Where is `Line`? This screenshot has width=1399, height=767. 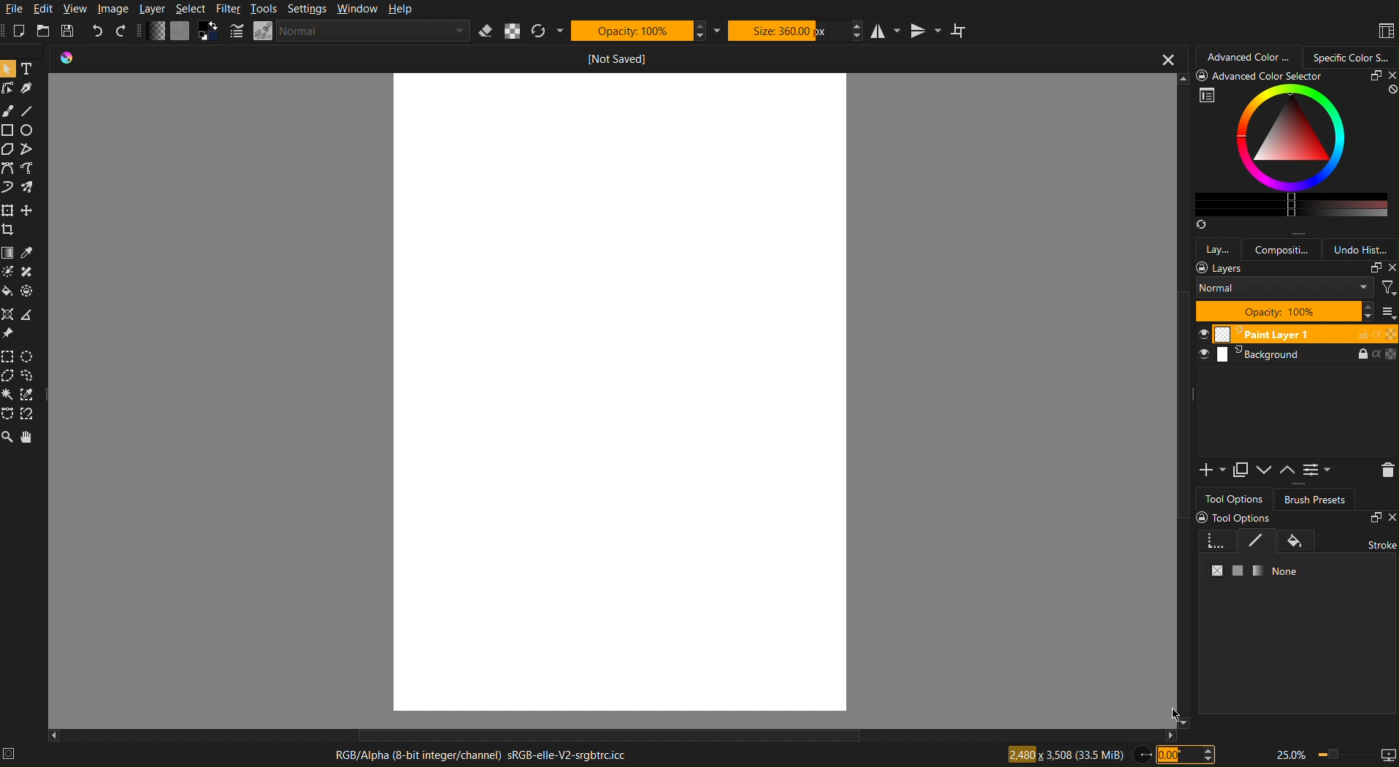
Line is located at coordinates (28, 109).